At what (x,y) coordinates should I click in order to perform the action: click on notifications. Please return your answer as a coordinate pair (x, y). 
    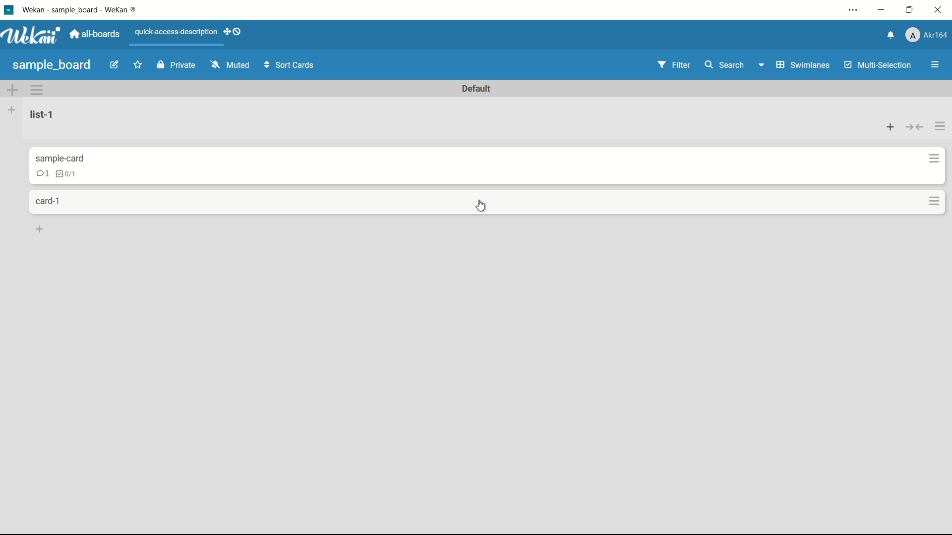
    Looking at the image, I should click on (891, 35).